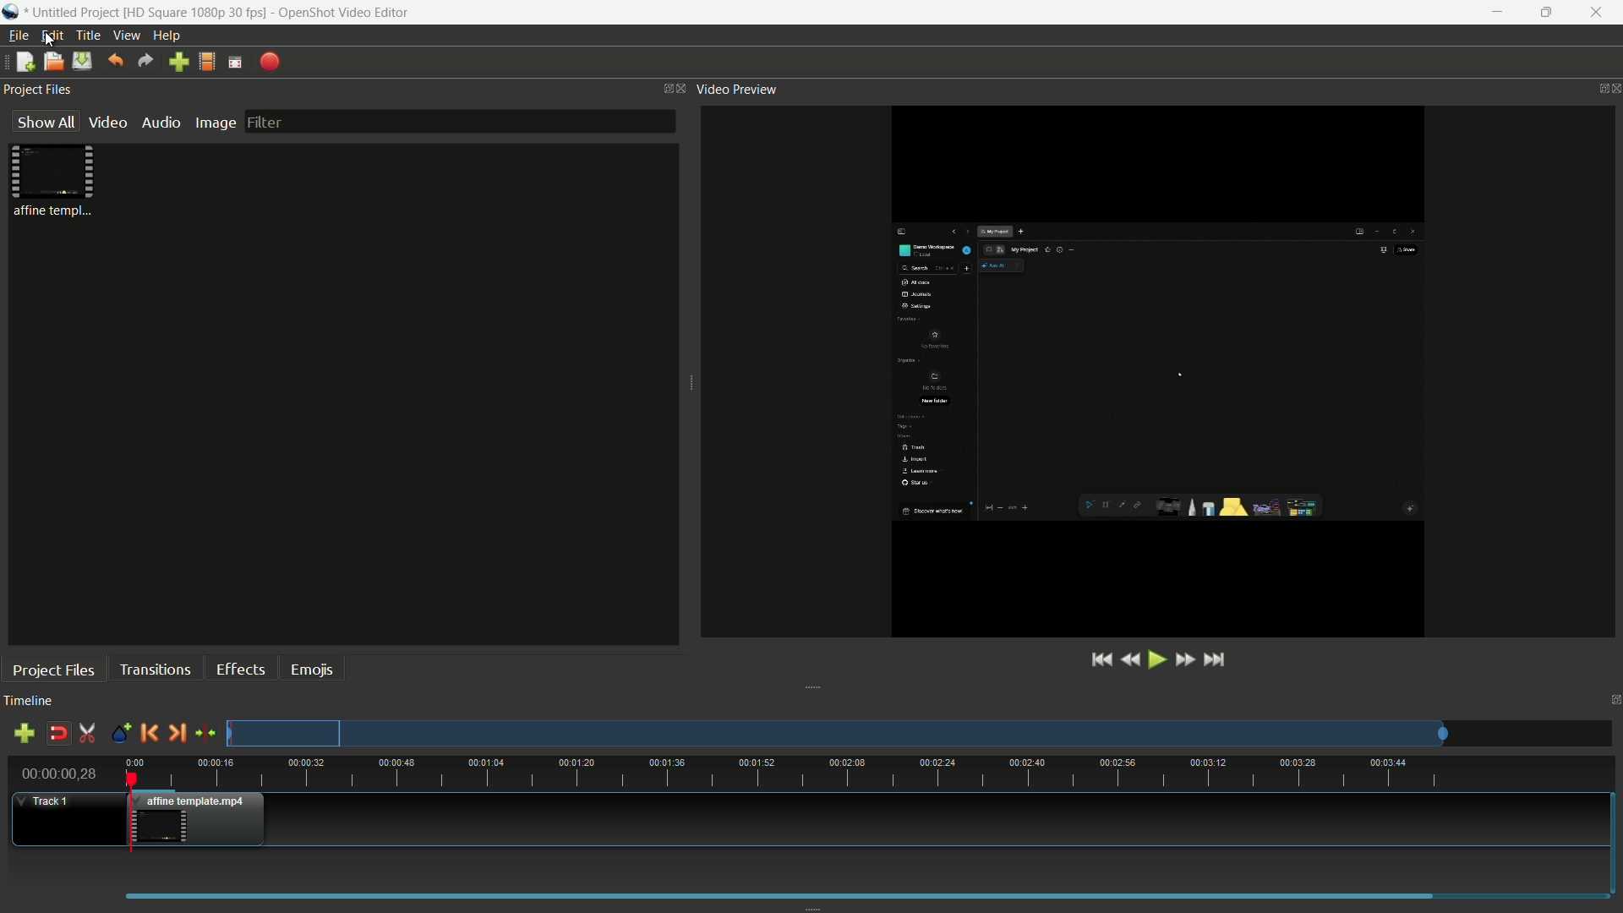 The height and width of the screenshot is (913, 1623). Describe the element at coordinates (169, 36) in the screenshot. I see `help menu` at that location.